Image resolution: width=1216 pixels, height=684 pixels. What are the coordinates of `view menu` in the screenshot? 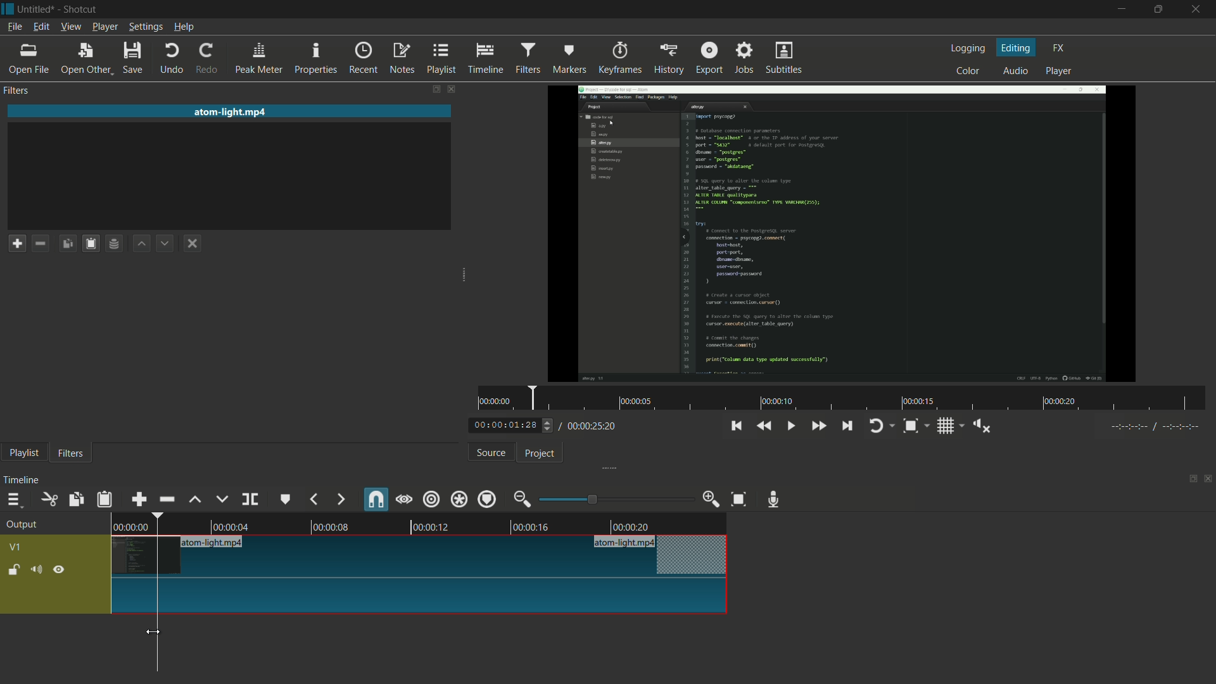 It's located at (70, 28).